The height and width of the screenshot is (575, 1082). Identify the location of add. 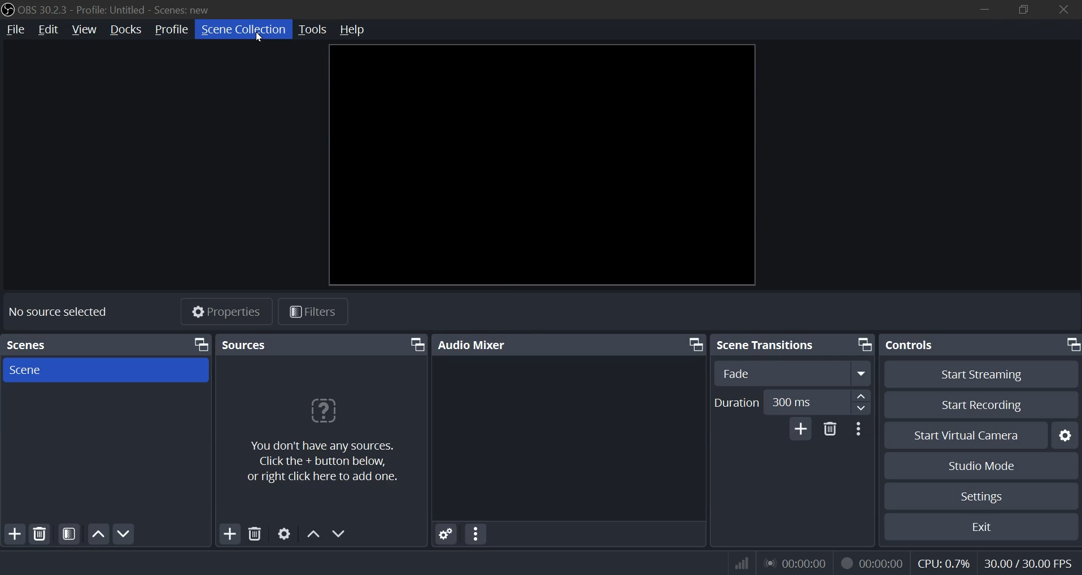
(16, 533).